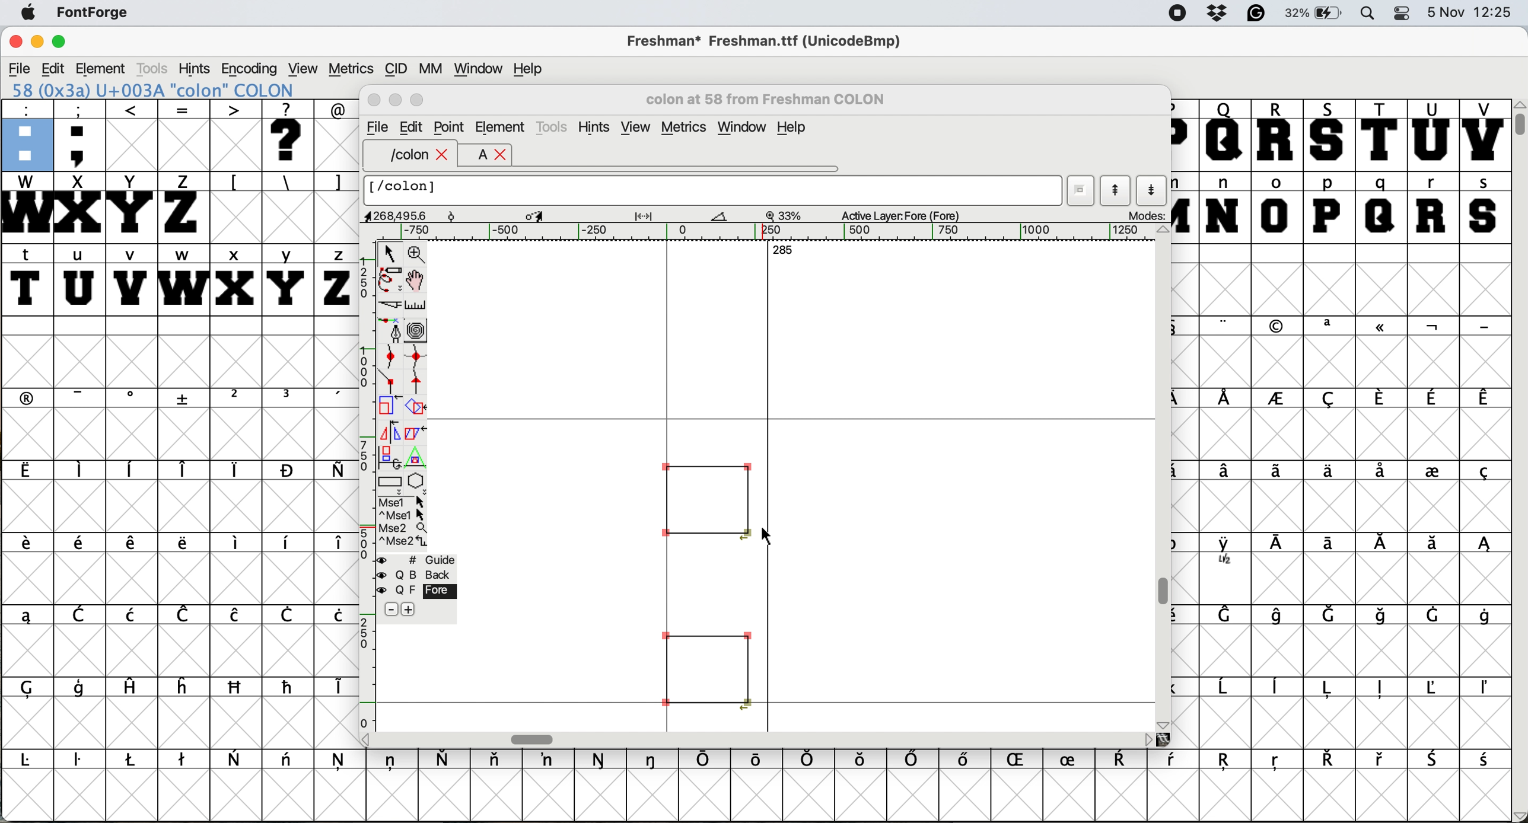 The height and width of the screenshot is (823, 1528). What do you see at coordinates (1484, 135) in the screenshot?
I see `V` at bounding box center [1484, 135].